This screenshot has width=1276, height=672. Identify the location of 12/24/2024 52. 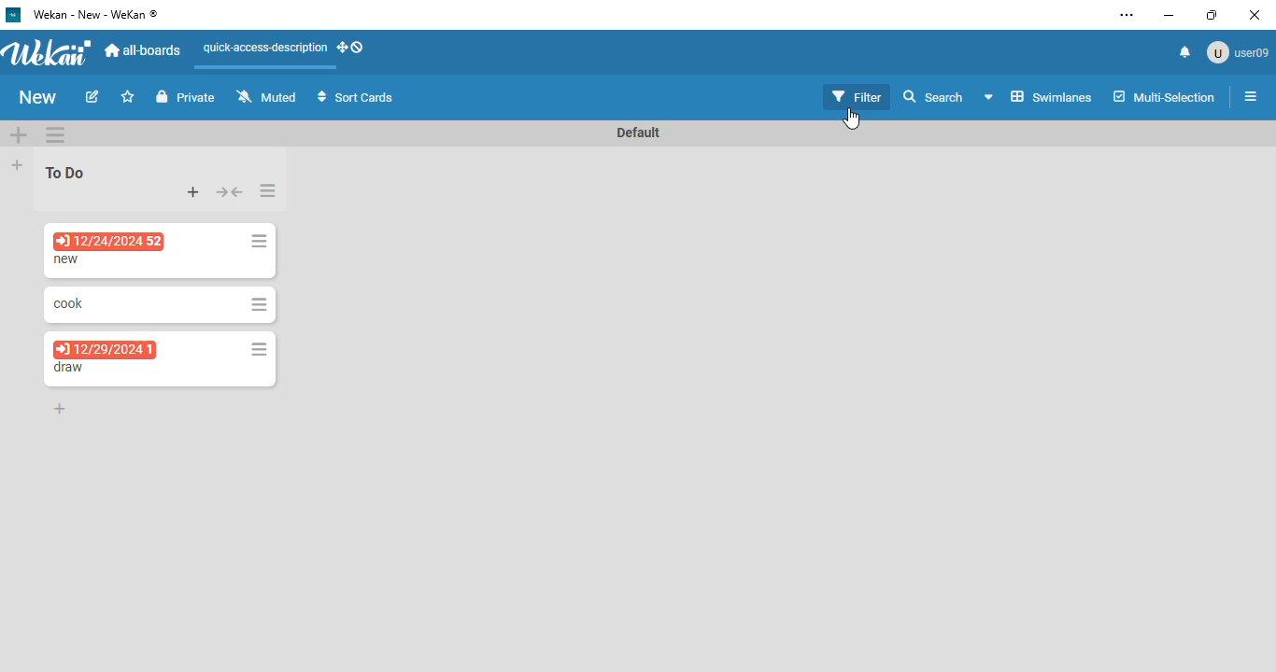
(110, 241).